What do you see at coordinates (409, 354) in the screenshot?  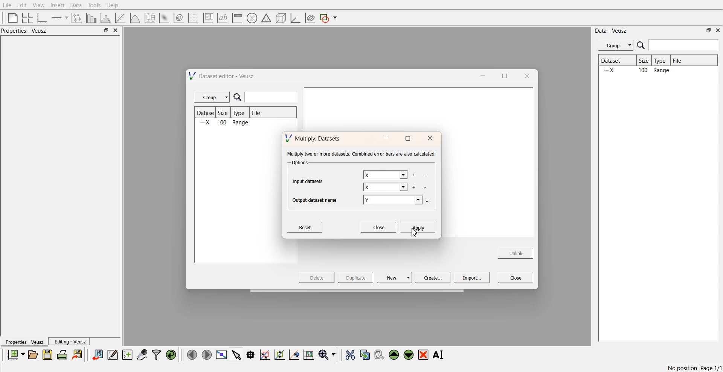 I see `move  the selected widgets down` at bounding box center [409, 354].